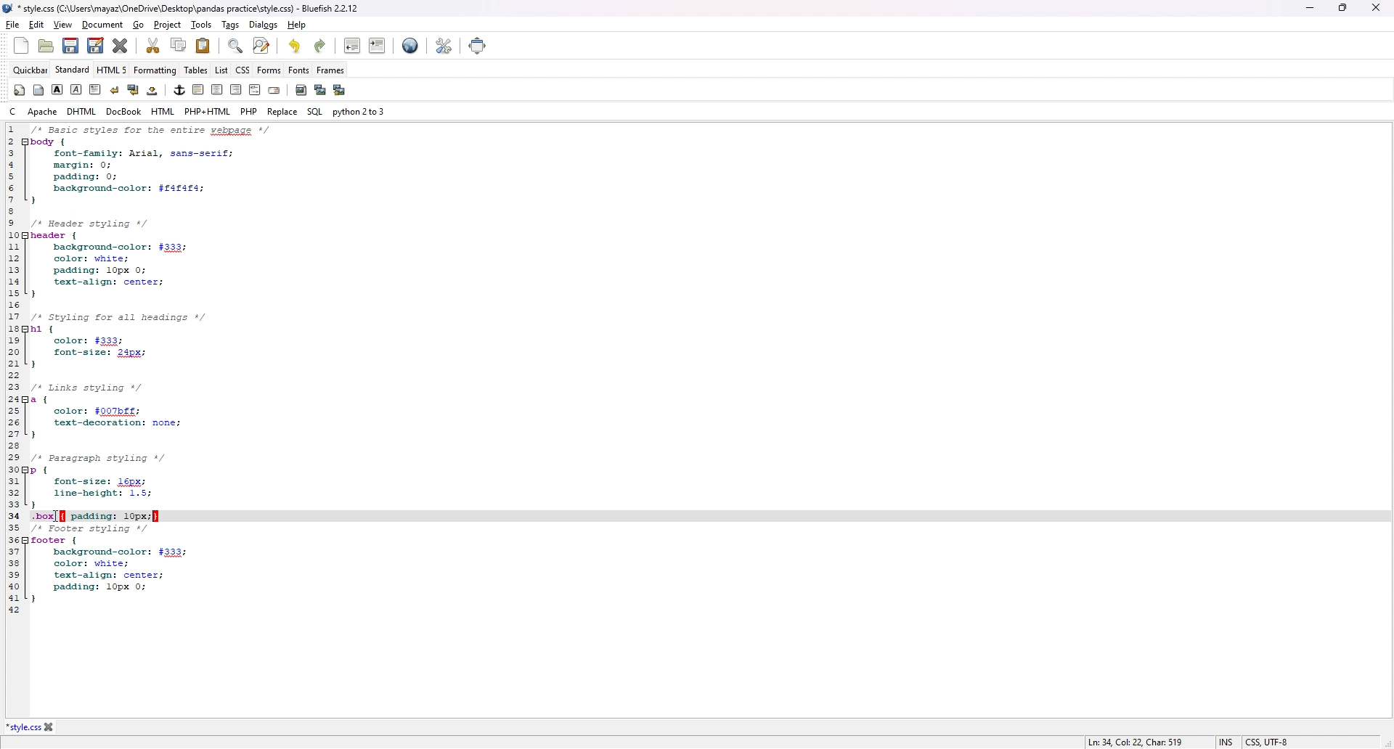 The height and width of the screenshot is (749, 1394). I want to click on apache, so click(43, 111).